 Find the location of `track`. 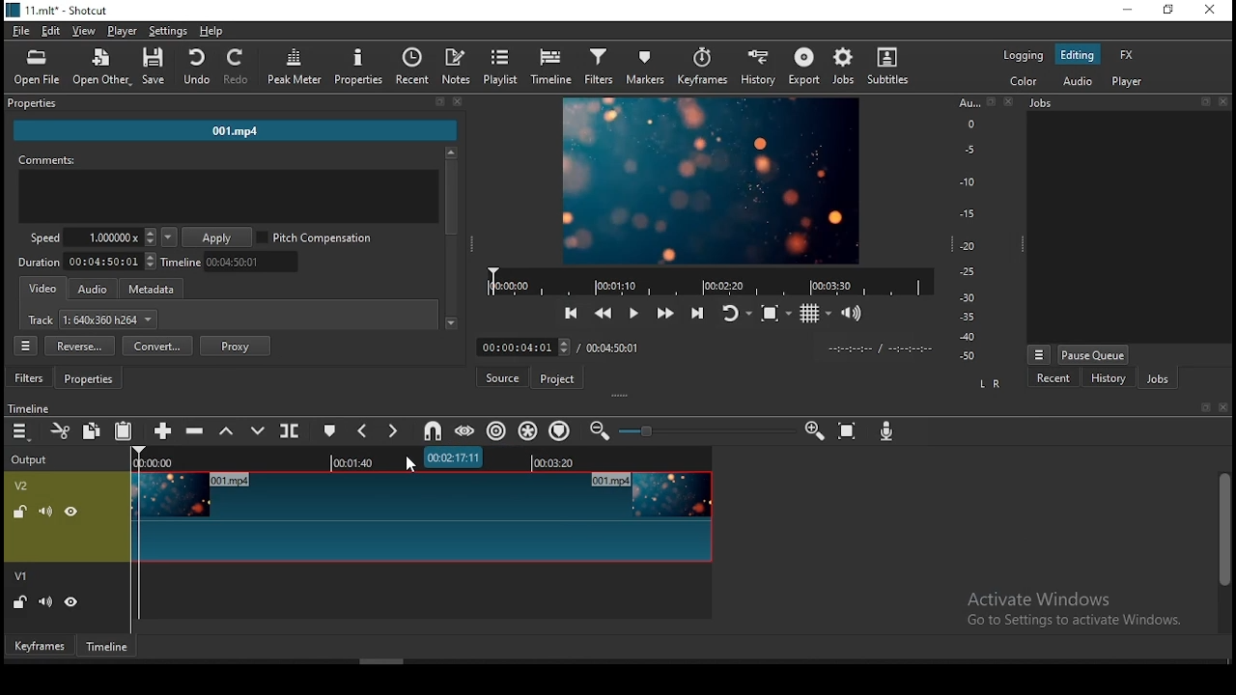

track is located at coordinates (94, 321).